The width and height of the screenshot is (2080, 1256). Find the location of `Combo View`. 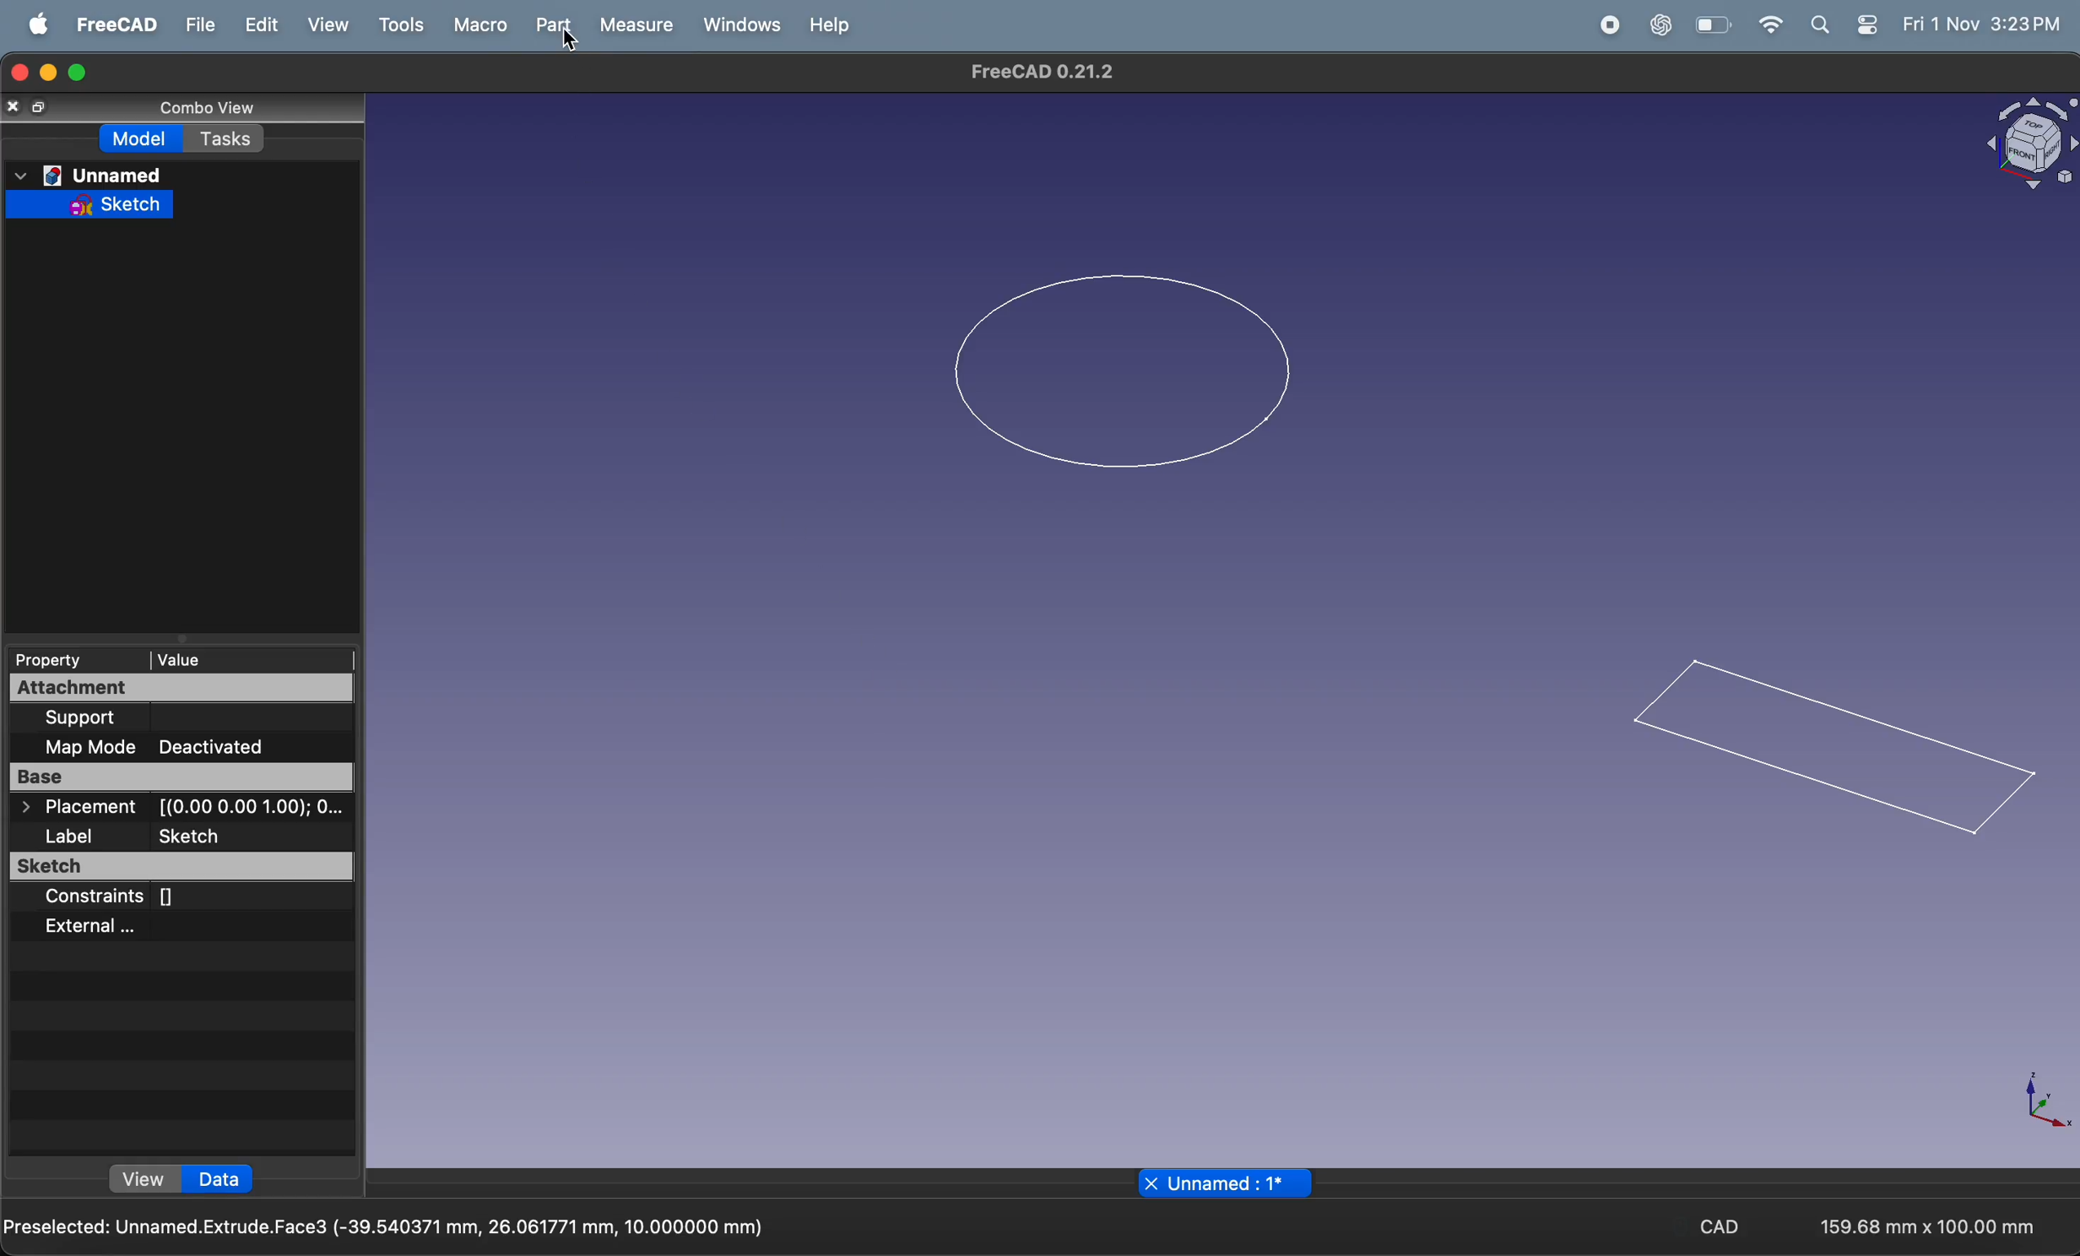

Combo View is located at coordinates (211, 108).